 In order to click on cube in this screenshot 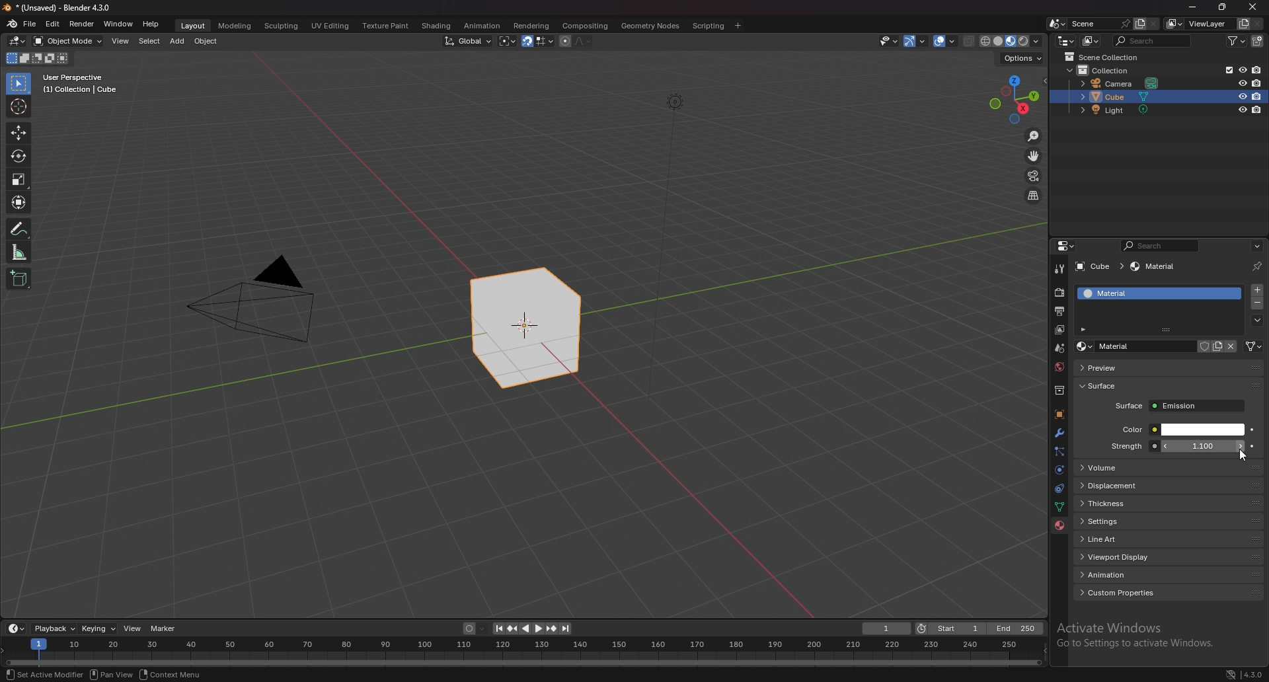, I will do `click(1098, 267)`.